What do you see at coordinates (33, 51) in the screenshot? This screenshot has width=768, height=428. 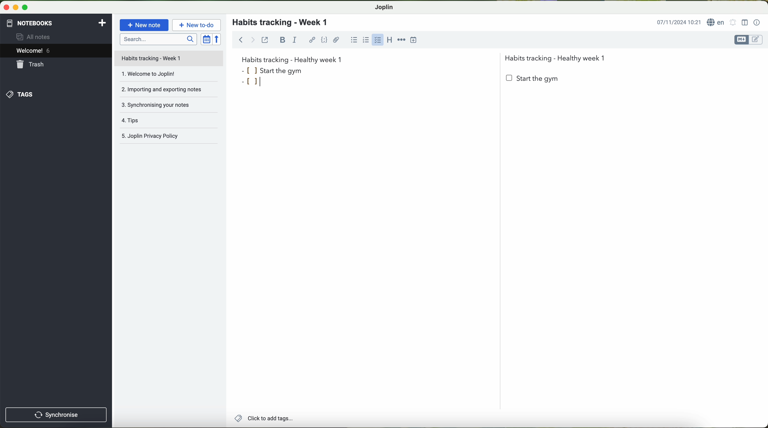 I see `welcome 5` at bounding box center [33, 51].